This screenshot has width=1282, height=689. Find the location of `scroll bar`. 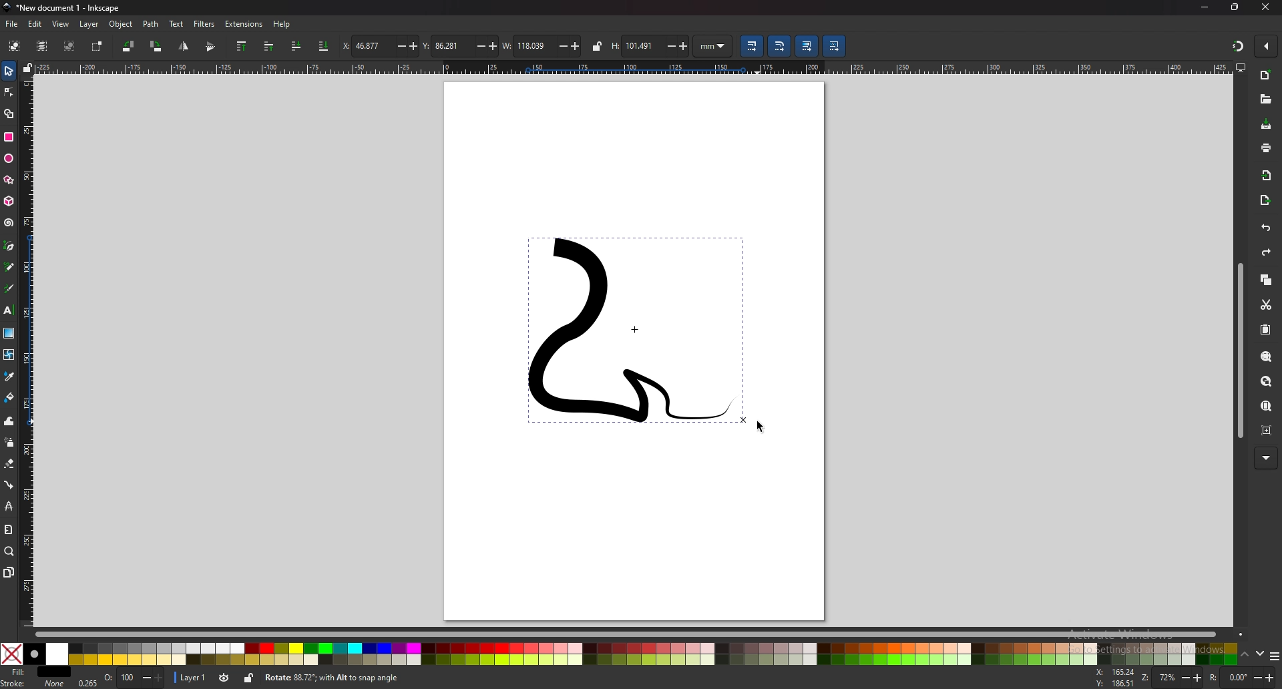

scroll bar is located at coordinates (641, 632).